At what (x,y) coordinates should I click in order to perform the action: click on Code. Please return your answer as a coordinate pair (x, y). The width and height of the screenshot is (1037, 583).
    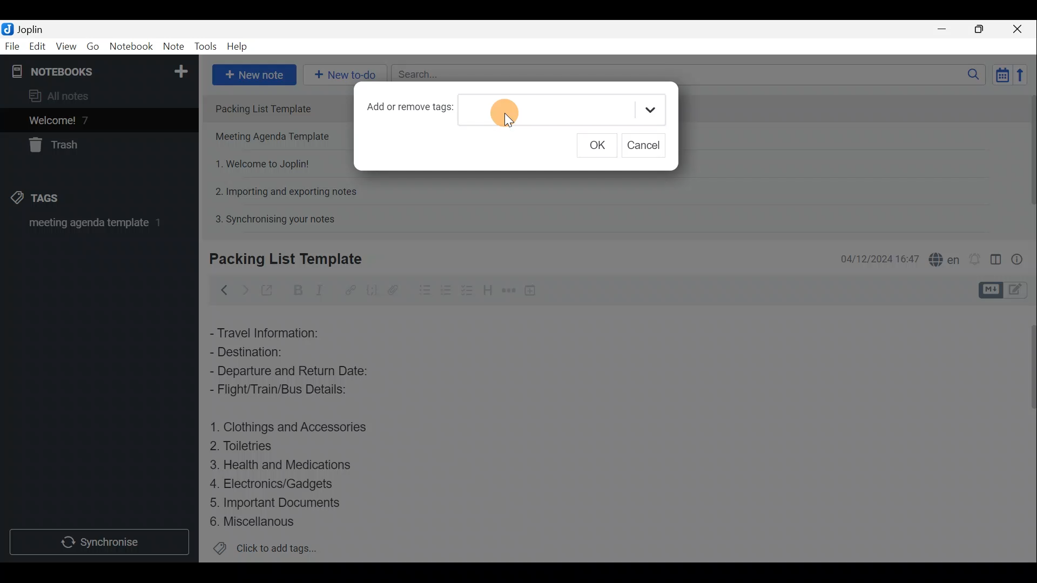
    Looking at the image, I should click on (372, 289).